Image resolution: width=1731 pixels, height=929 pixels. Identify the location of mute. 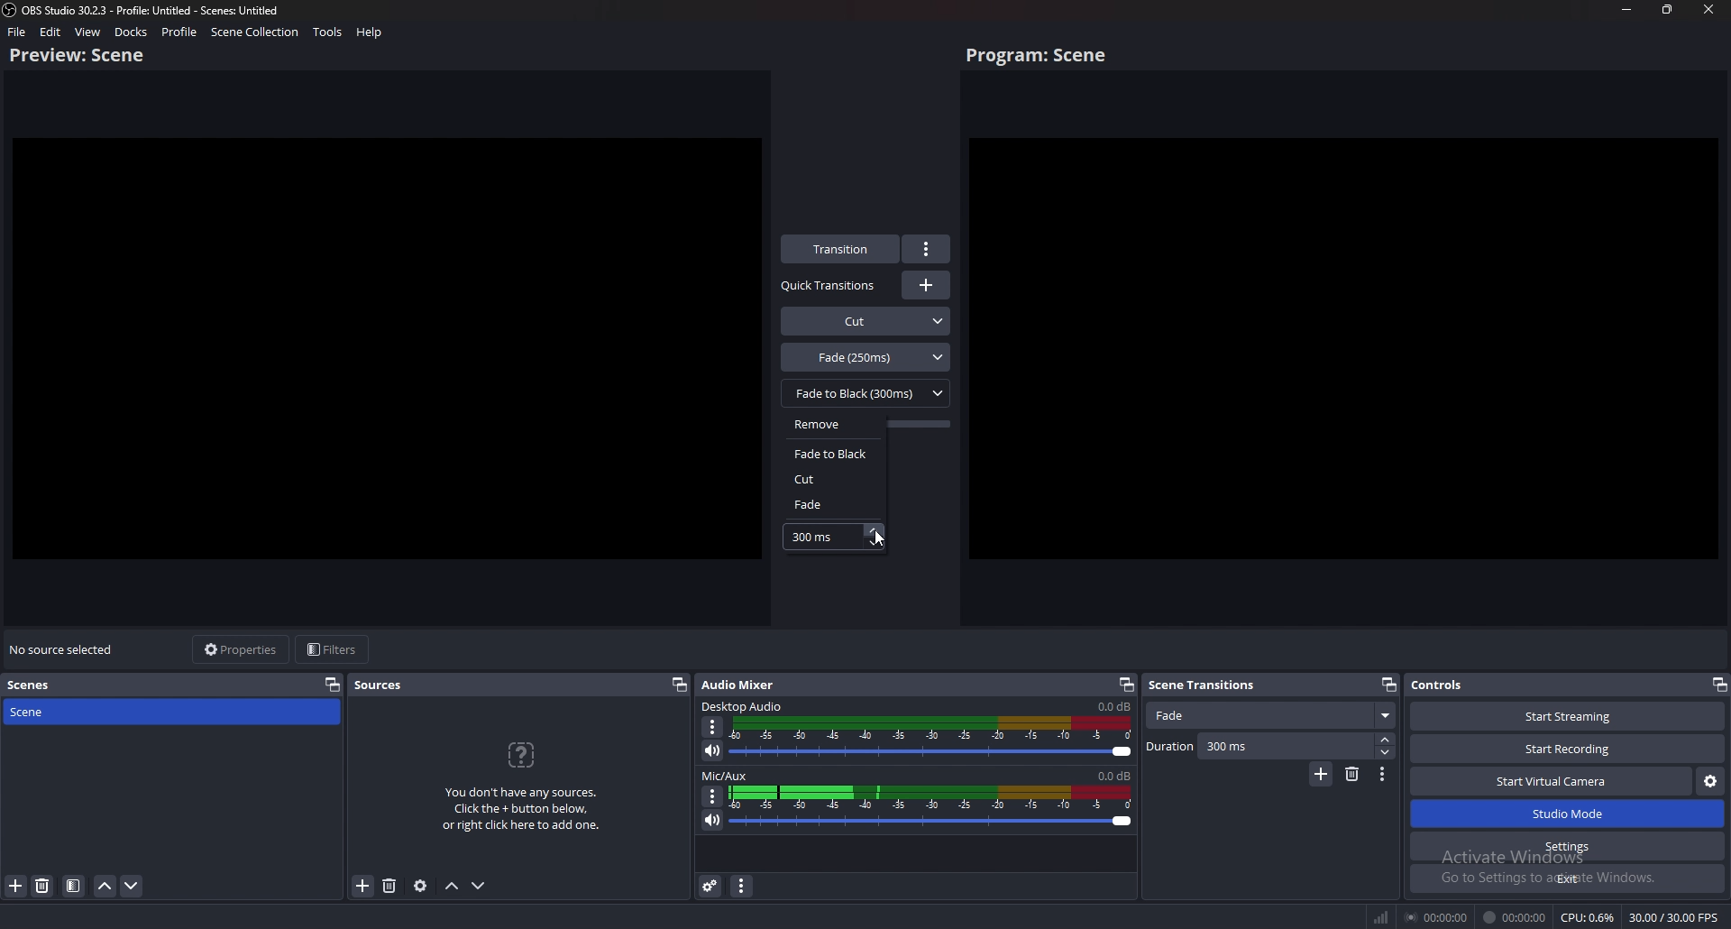
(713, 820).